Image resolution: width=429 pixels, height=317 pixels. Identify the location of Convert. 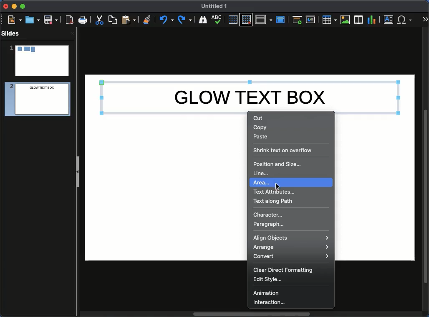
(290, 257).